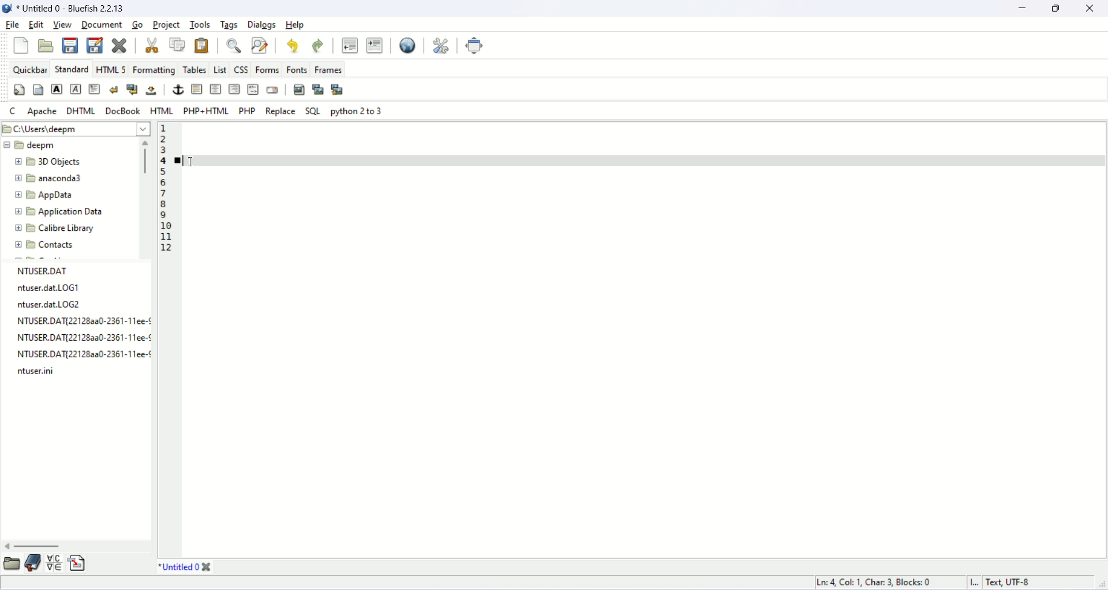 The height and width of the screenshot is (590, 1108). I want to click on cut, so click(152, 45).